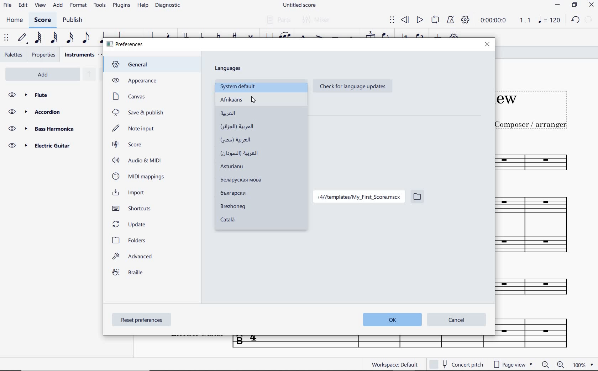 Image resolution: width=598 pixels, height=371 pixels. Describe the element at coordinates (37, 38) in the screenshot. I see `64th note` at that location.